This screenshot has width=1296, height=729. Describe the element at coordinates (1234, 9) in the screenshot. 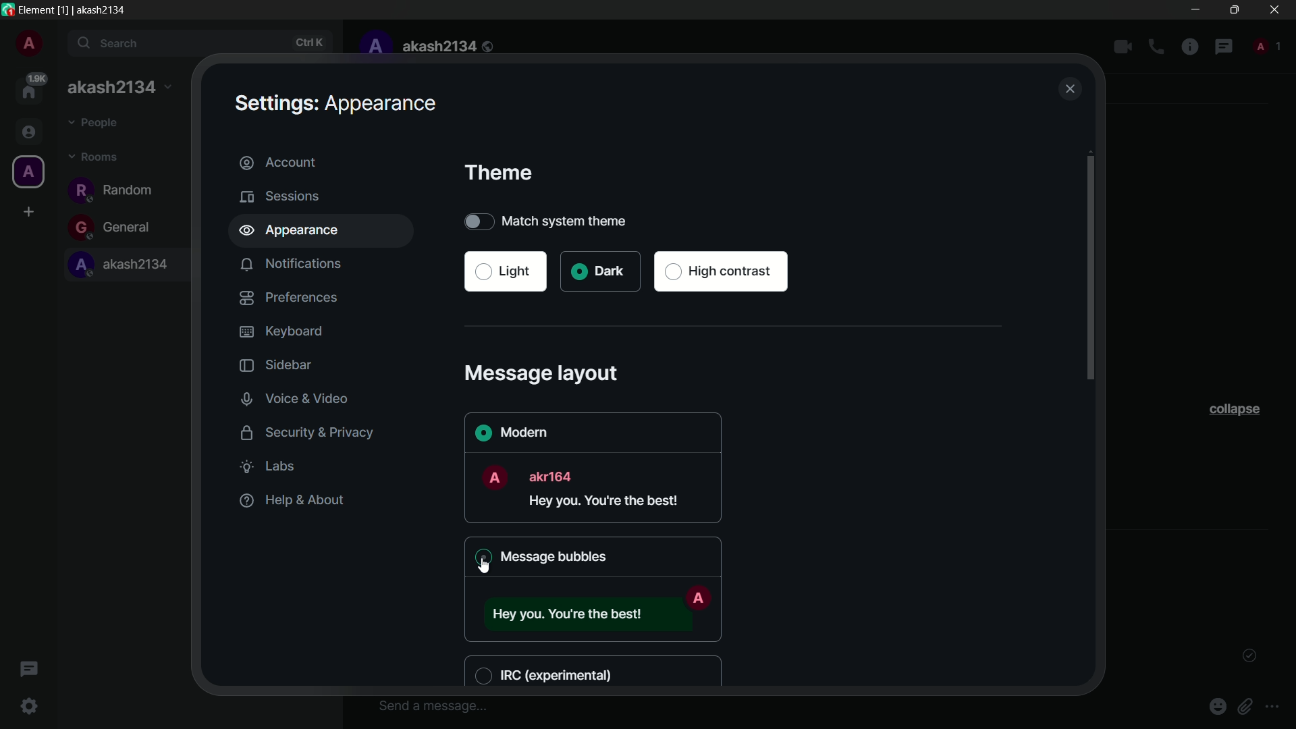

I see `maximize or restore` at that location.